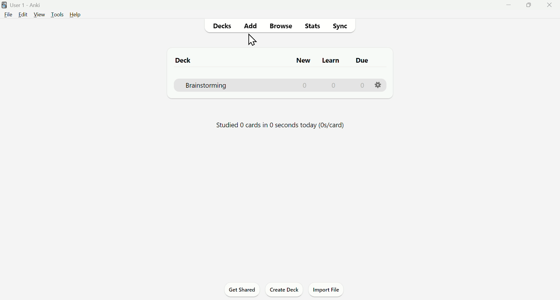 This screenshot has height=300, width=560. I want to click on Add, so click(252, 26).